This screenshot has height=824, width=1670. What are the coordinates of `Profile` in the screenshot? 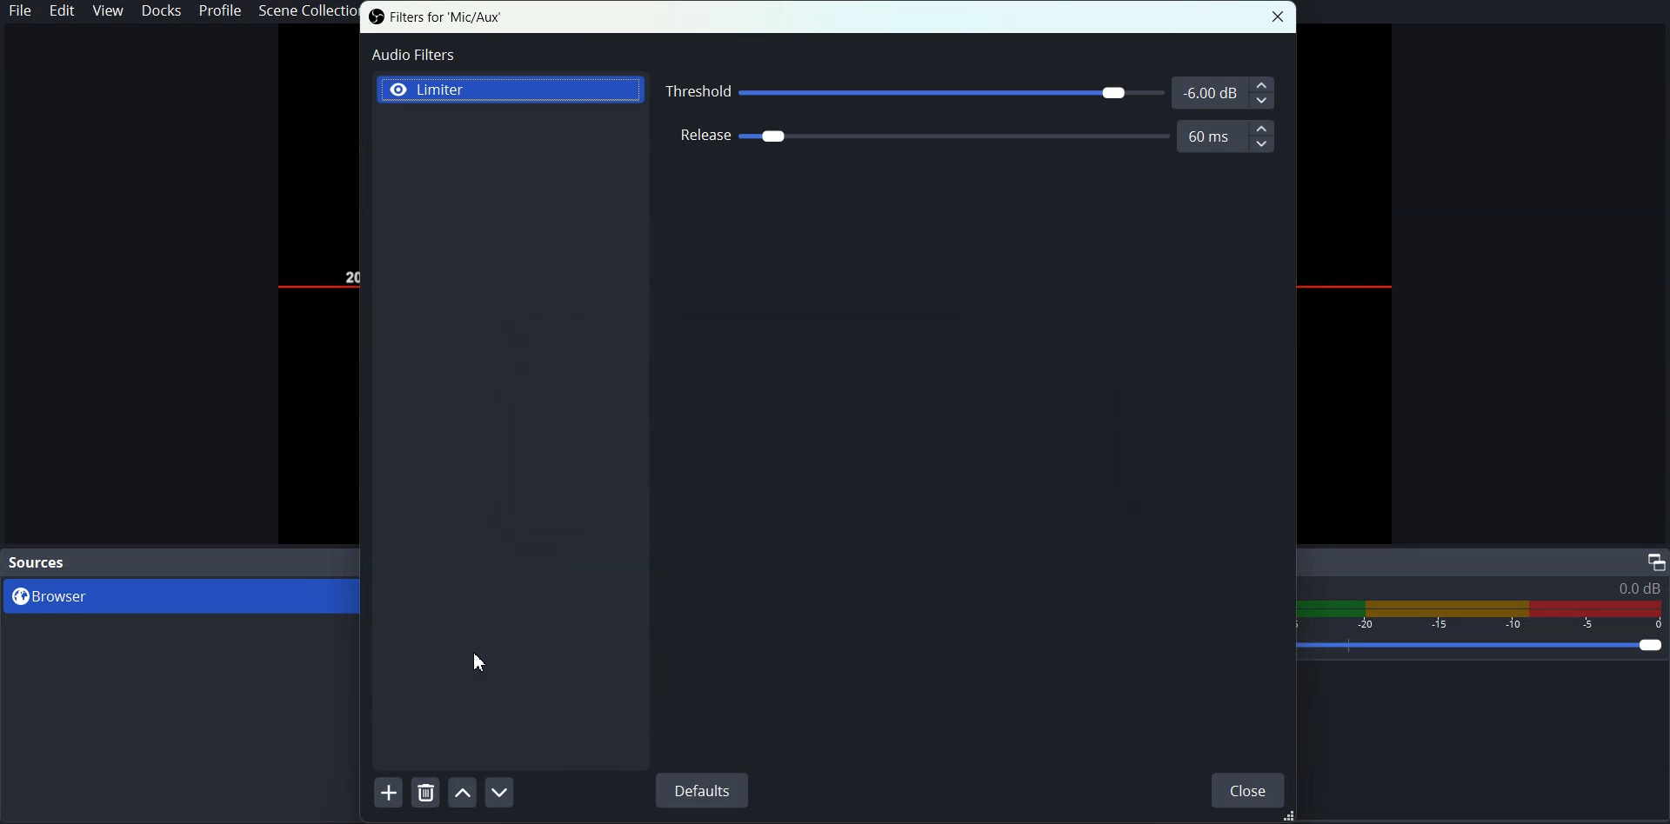 It's located at (220, 12).